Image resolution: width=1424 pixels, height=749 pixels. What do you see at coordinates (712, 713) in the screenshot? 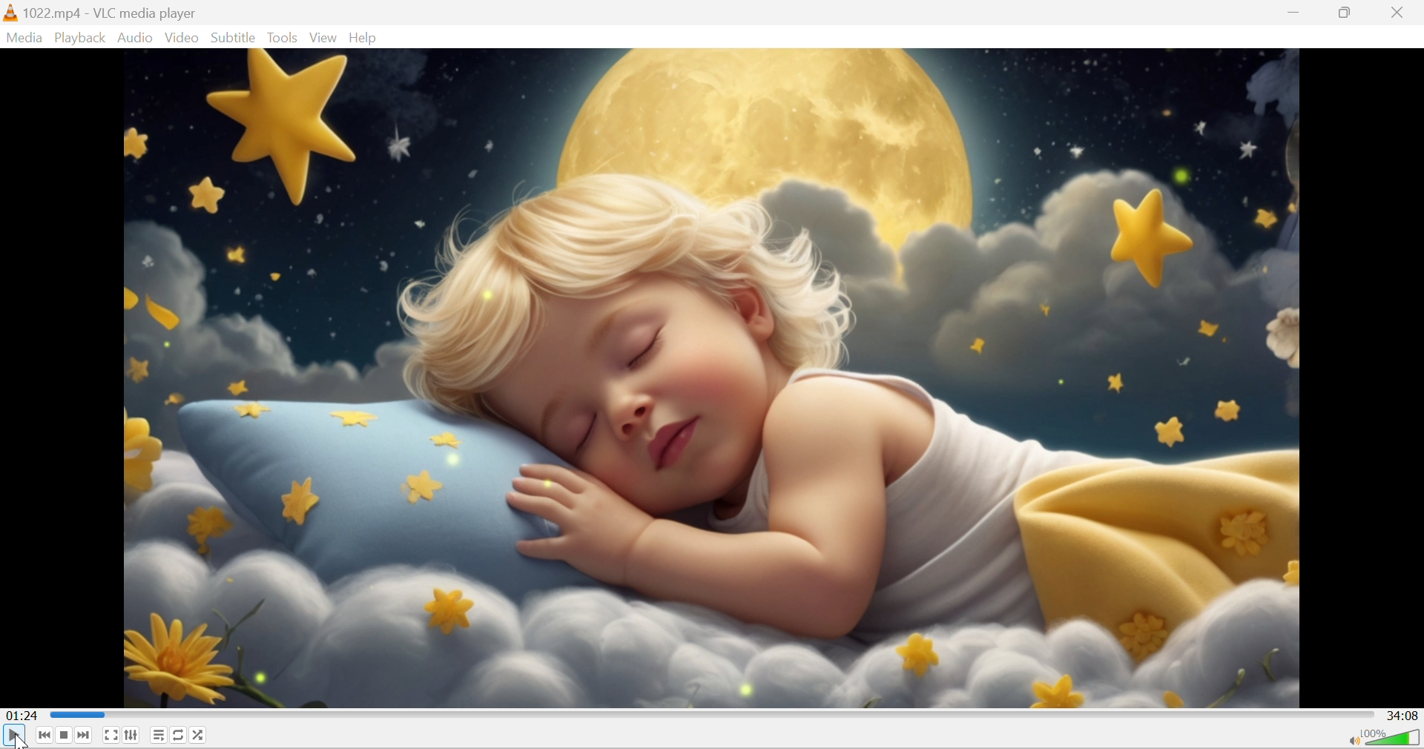
I see `Progress bar` at bounding box center [712, 713].